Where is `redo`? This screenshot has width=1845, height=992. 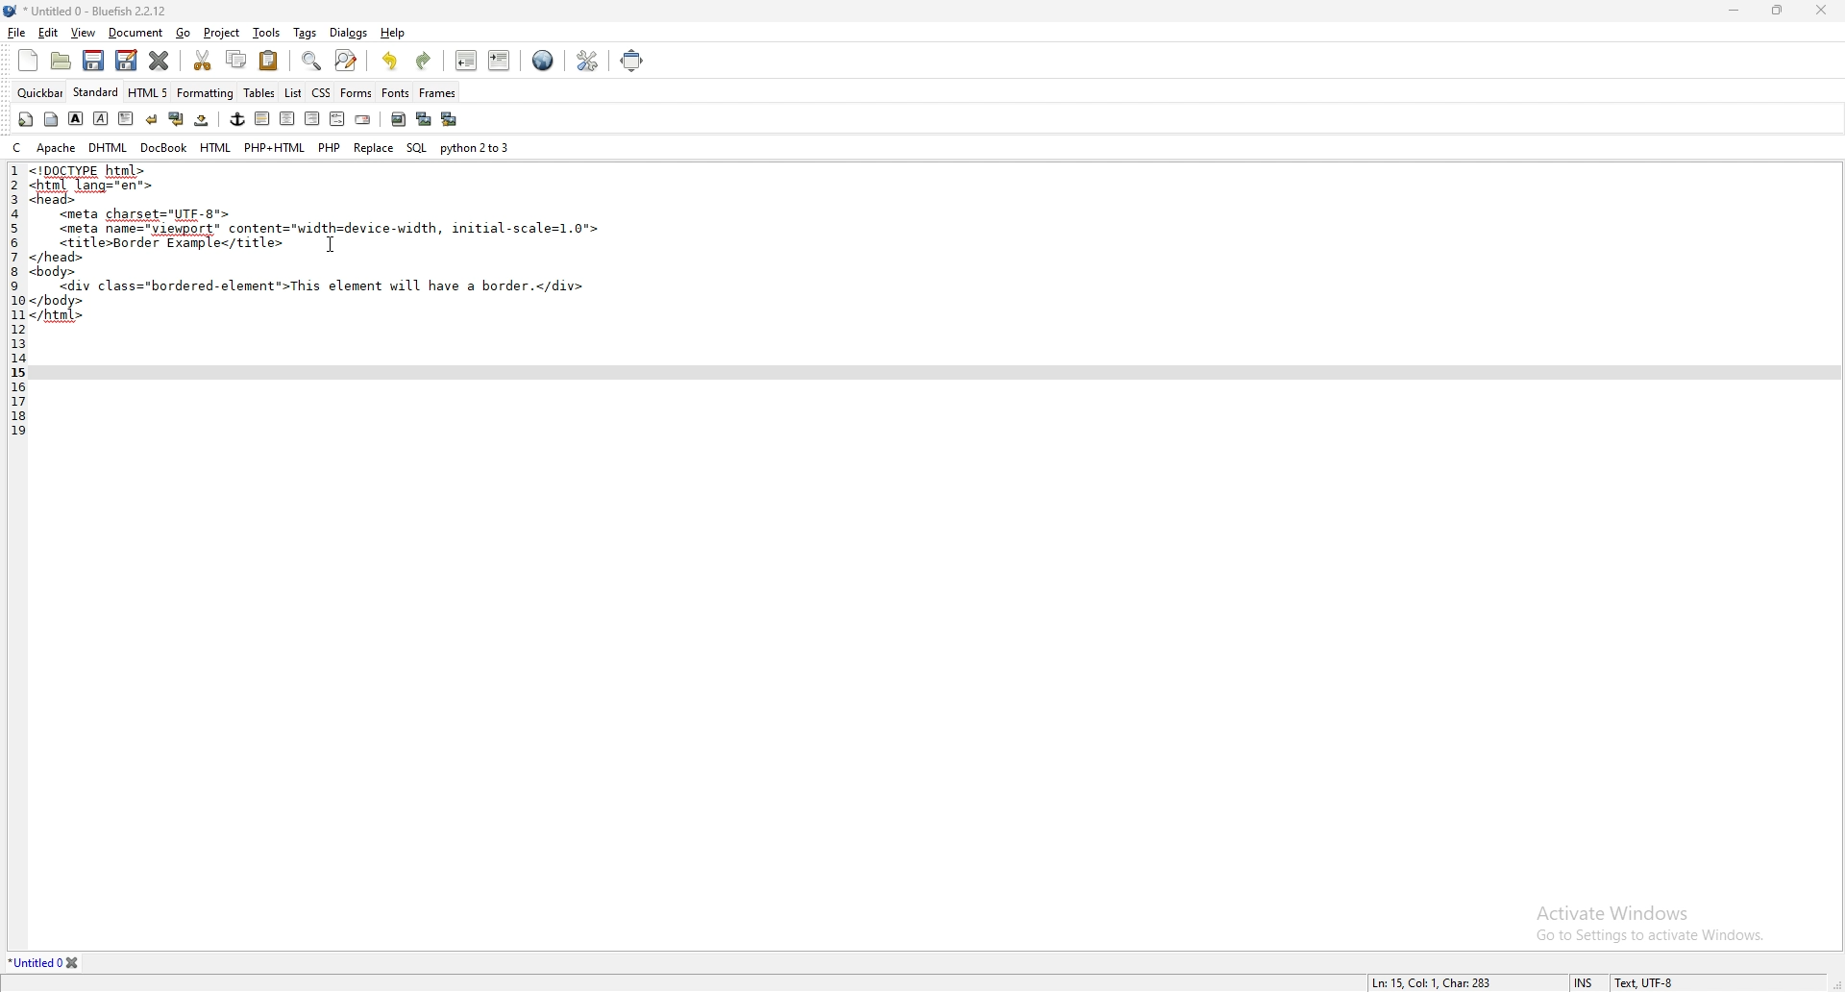 redo is located at coordinates (422, 62).